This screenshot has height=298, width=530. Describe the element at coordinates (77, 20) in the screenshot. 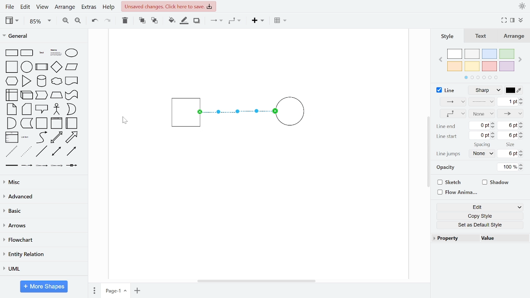

I see `zoom out` at that location.